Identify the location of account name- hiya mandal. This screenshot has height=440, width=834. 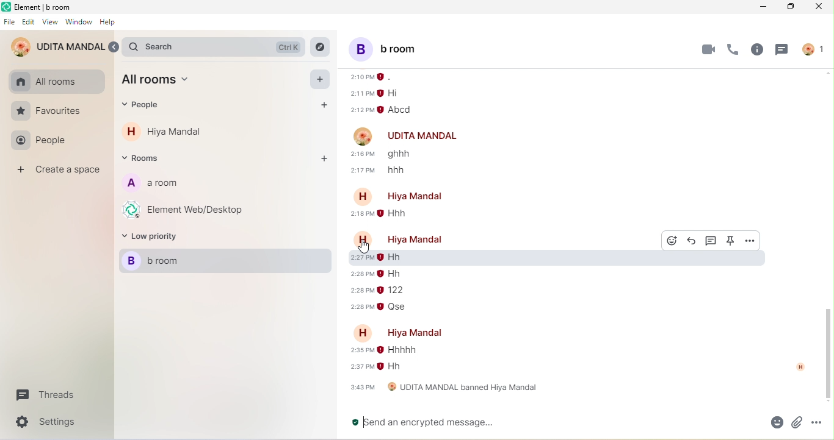
(396, 236).